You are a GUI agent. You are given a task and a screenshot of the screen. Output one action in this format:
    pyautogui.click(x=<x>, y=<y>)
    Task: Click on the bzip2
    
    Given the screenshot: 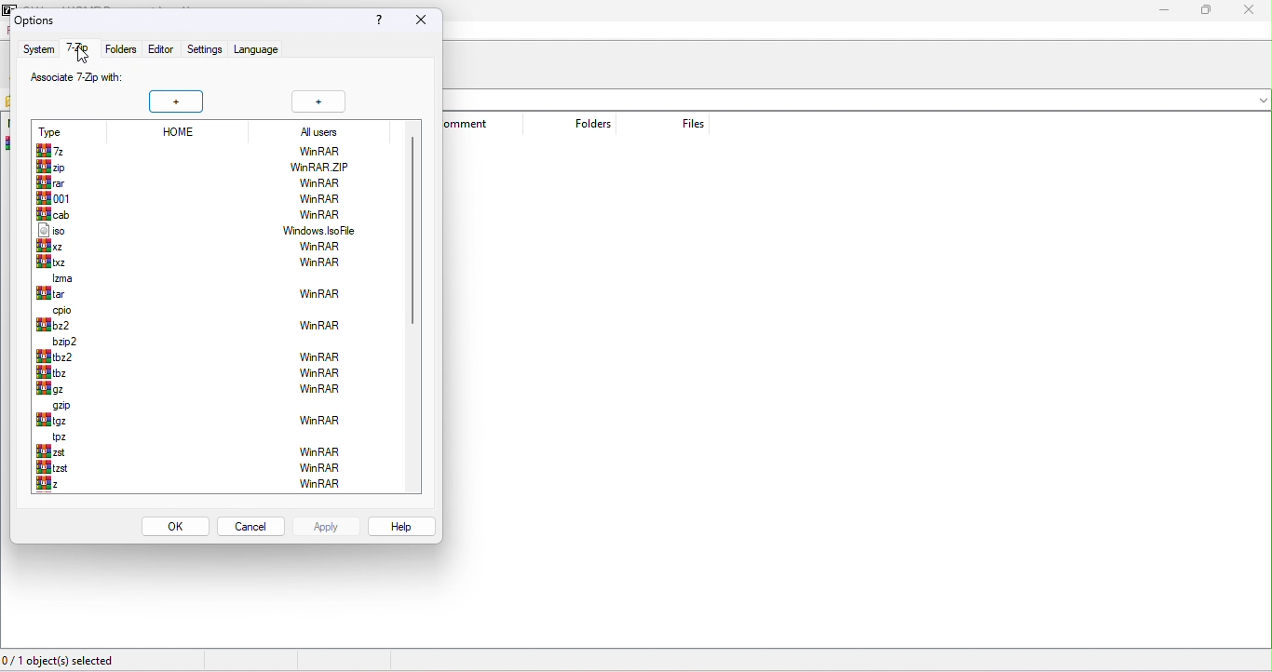 What is the action you would take?
    pyautogui.click(x=62, y=341)
    